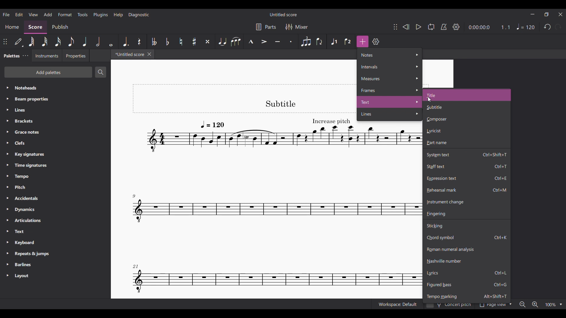 The width and height of the screenshot is (566, 318). I want to click on Zoom in, so click(535, 304).